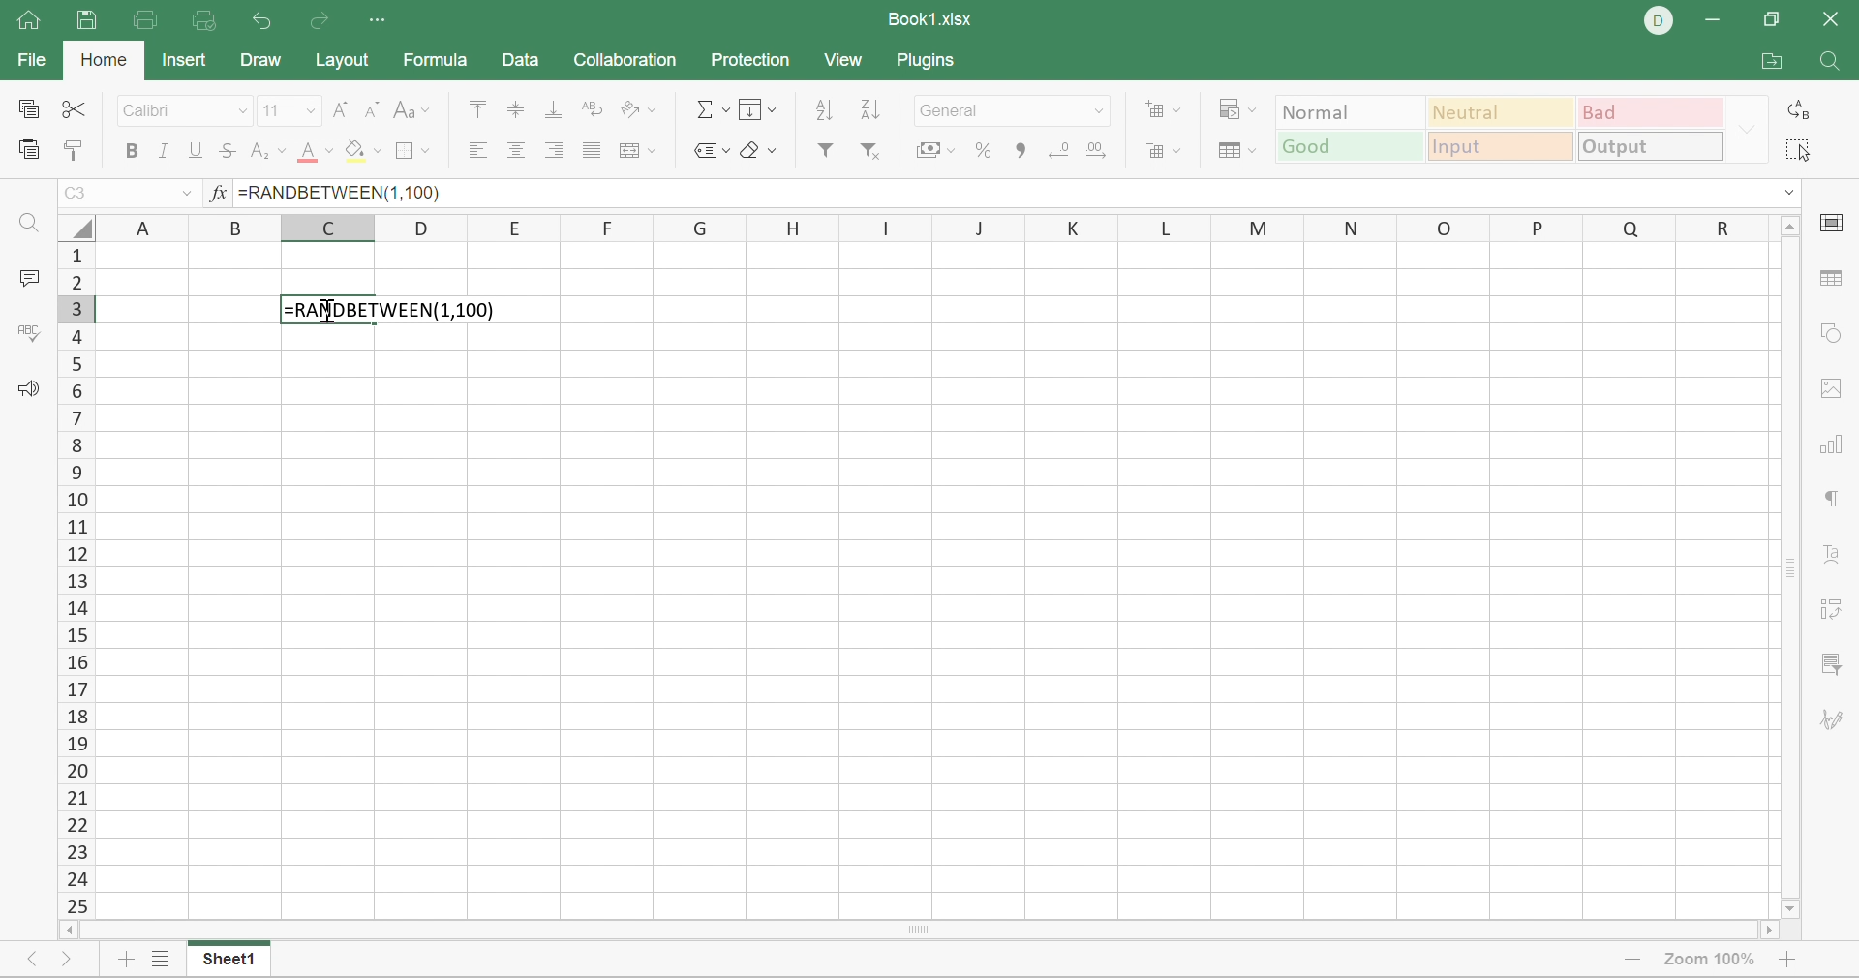 The width and height of the screenshot is (1859, 978). What do you see at coordinates (1099, 147) in the screenshot?
I see `Increase decimal` at bounding box center [1099, 147].